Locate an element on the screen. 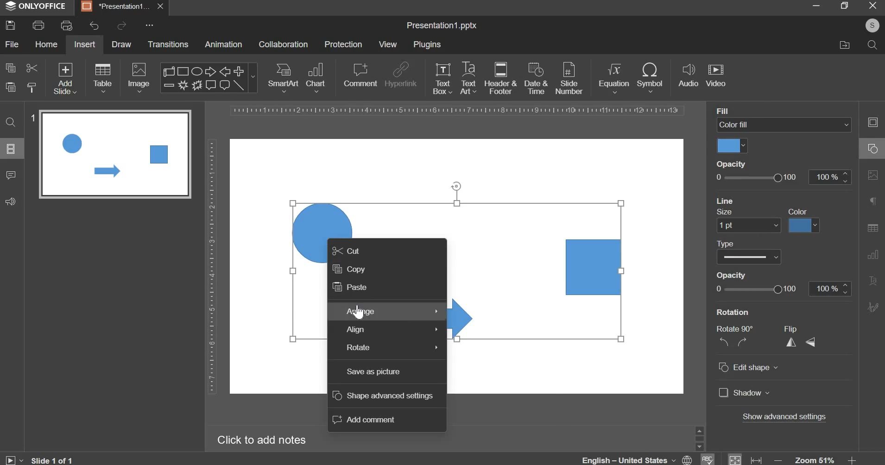  equation is located at coordinates (613, 77).